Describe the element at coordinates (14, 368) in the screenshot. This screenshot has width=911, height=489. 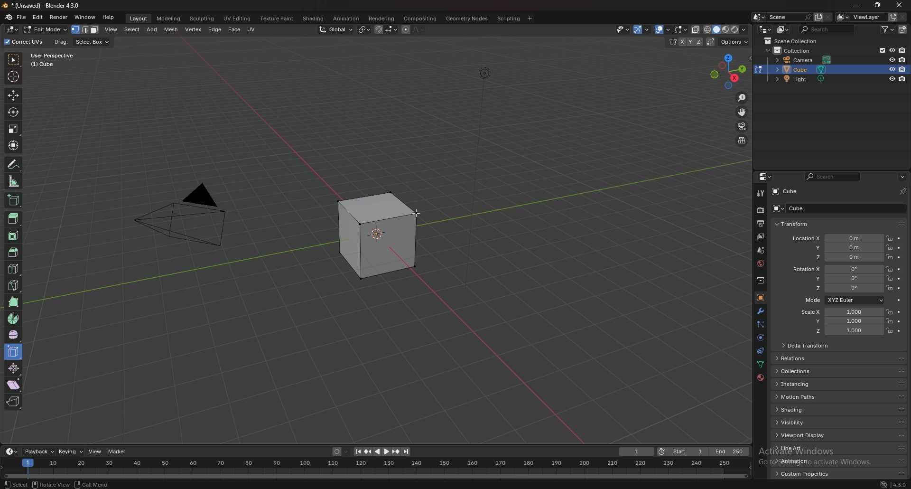
I see `shrink` at that location.